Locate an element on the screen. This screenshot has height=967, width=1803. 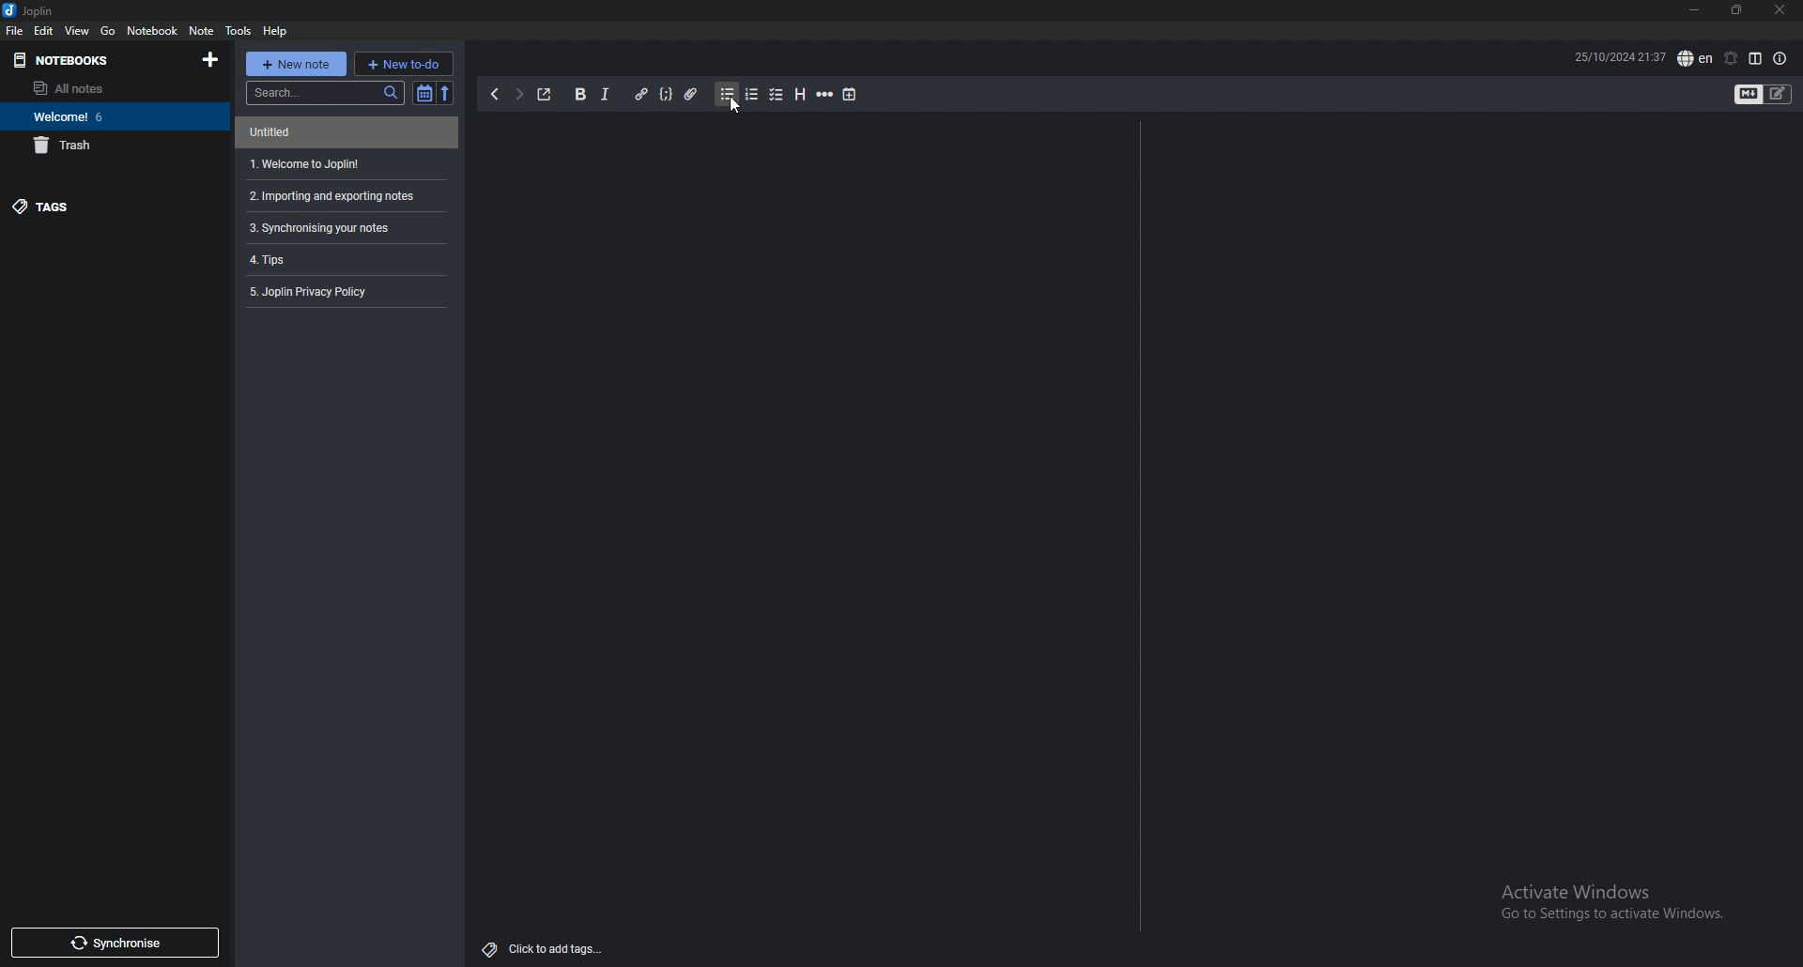
code is located at coordinates (663, 95).